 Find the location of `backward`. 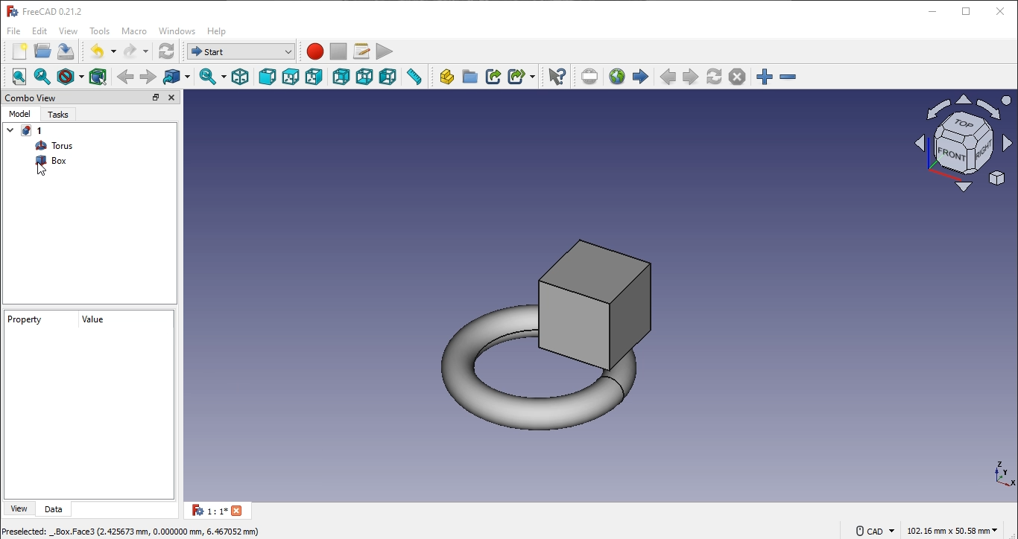

backward is located at coordinates (126, 76).